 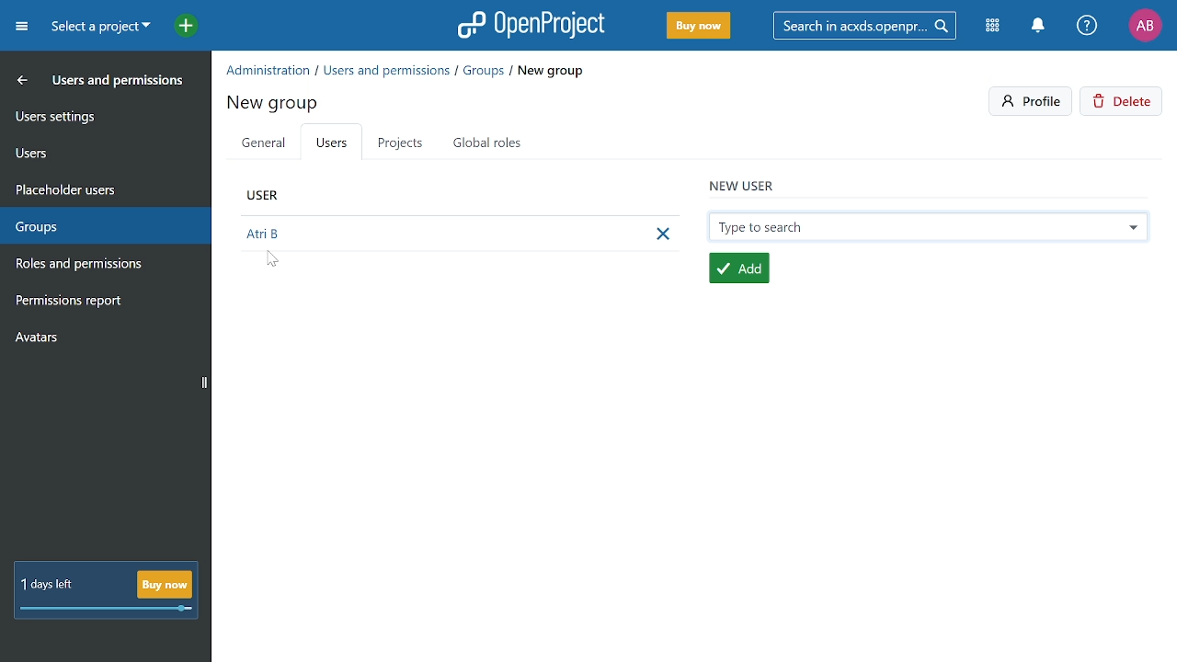 I want to click on Users, so click(x=333, y=144).